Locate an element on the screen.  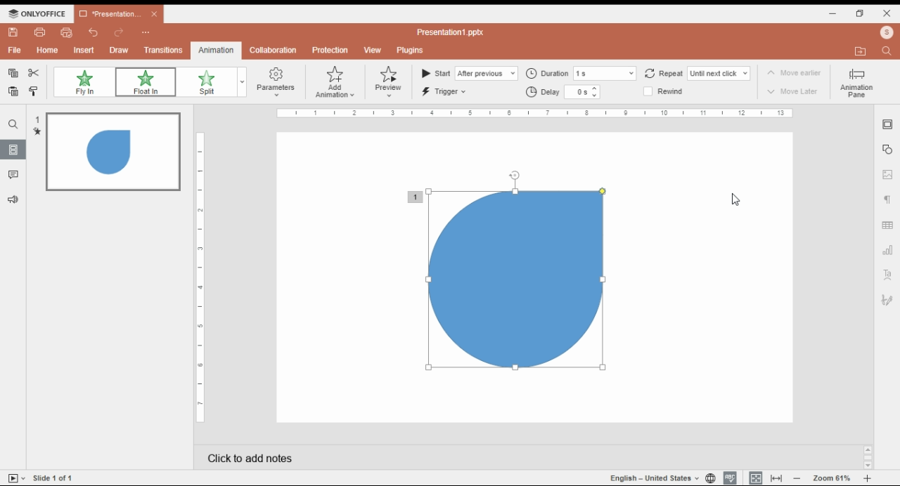
more is located at coordinates (146, 31).